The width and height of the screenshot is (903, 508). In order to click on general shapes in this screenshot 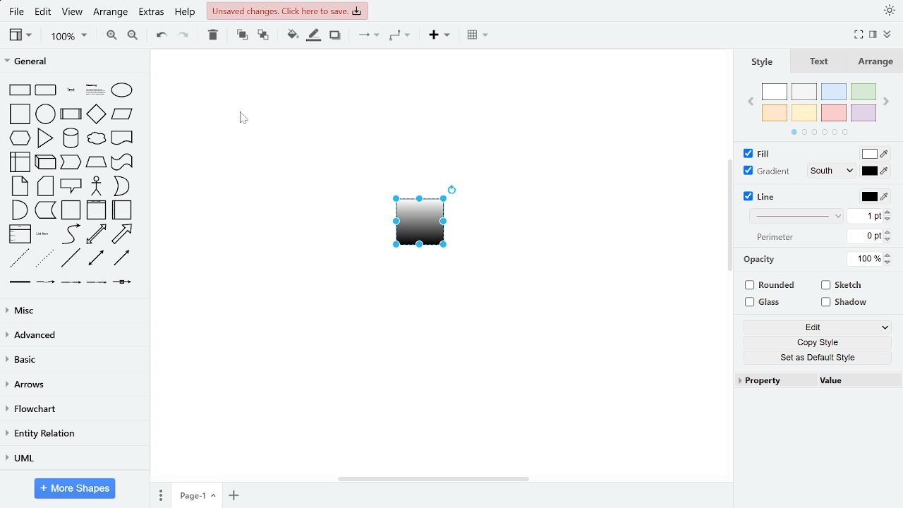, I will do `click(120, 258)`.